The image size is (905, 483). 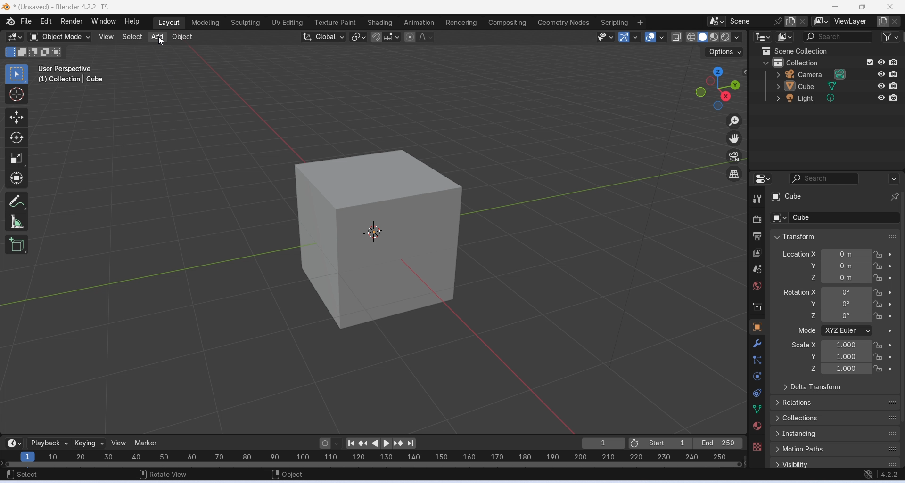 What do you see at coordinates (364, 443) in the screenshot?
I see `Jump to keyframe` at bounding box center [364, 443].